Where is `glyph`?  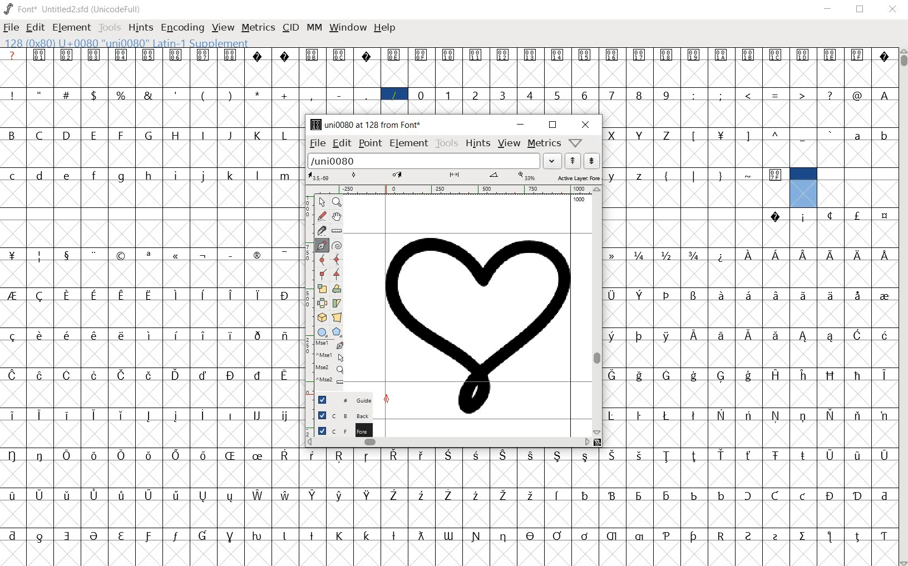 glyph is located at coordinates (284, 536).